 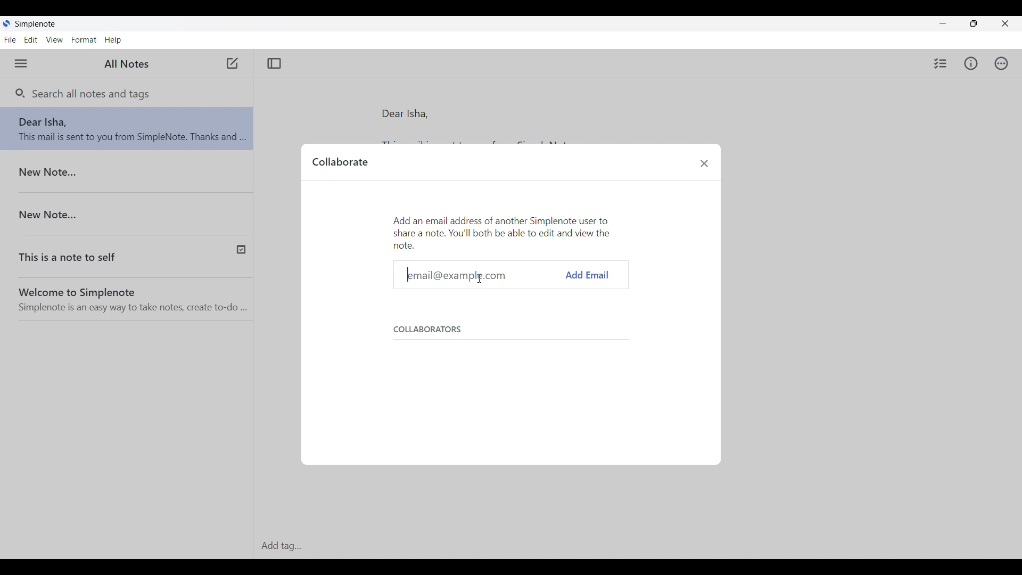 What do you see at coordinates (473, 273) in the screenshot?
I see `email@example.com` at bounding box center [473, 273].